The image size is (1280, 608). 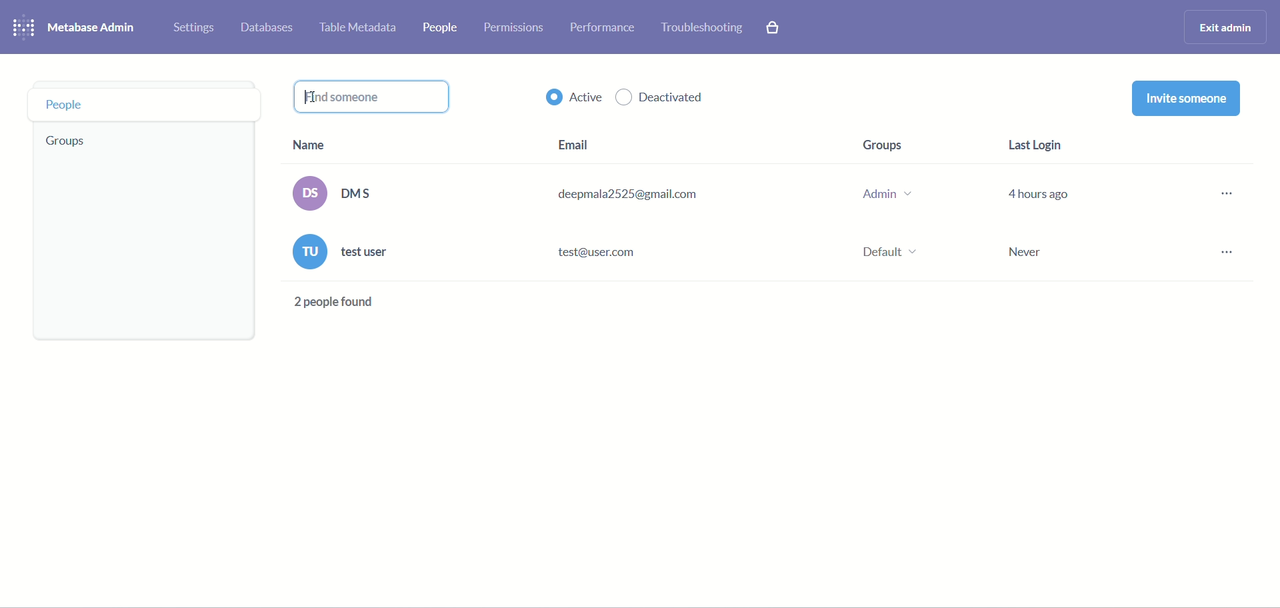 I want to click on logo, so click(x=23, y=29).